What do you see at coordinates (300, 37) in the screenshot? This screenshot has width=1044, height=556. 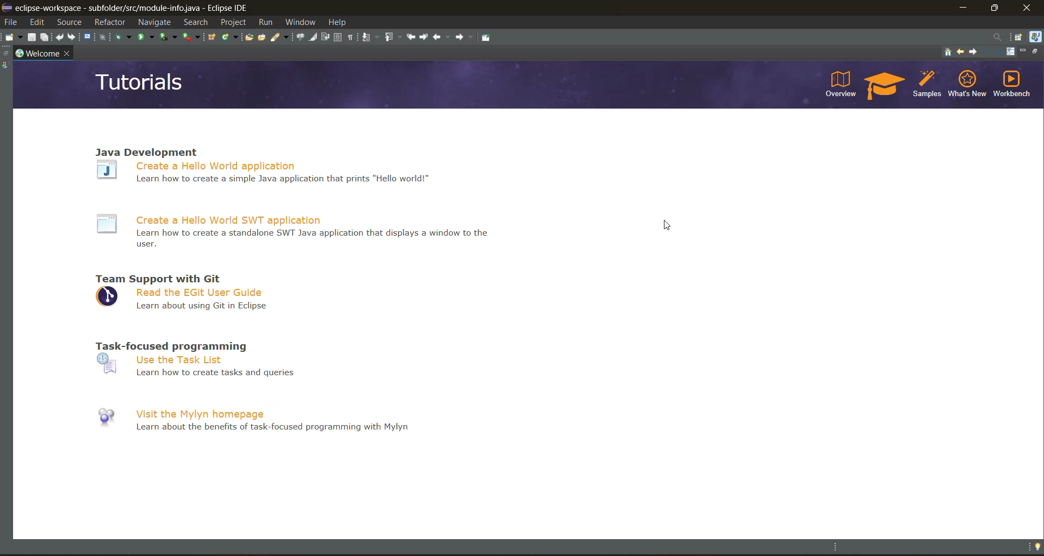 I see `toggle java editor breadcrumb` at bounding box center [300, 37].